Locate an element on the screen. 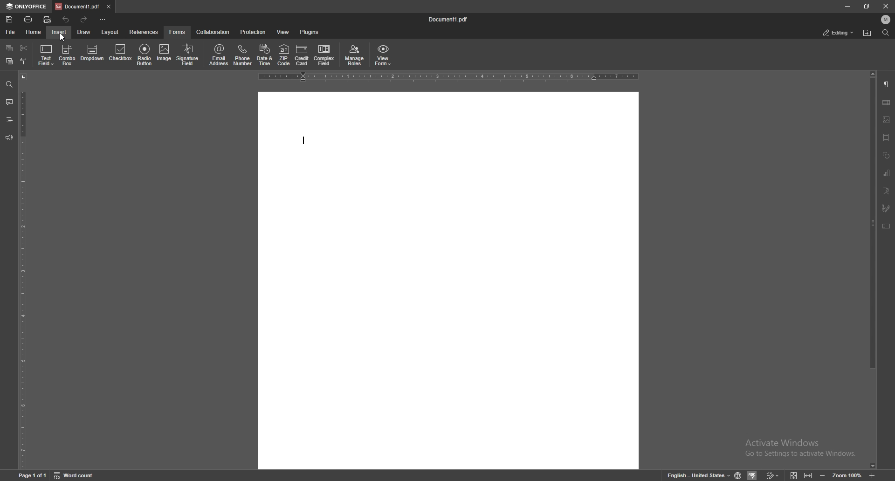 This screenshot has height=481, width=895. phone number is located at coordinates (243, 55).